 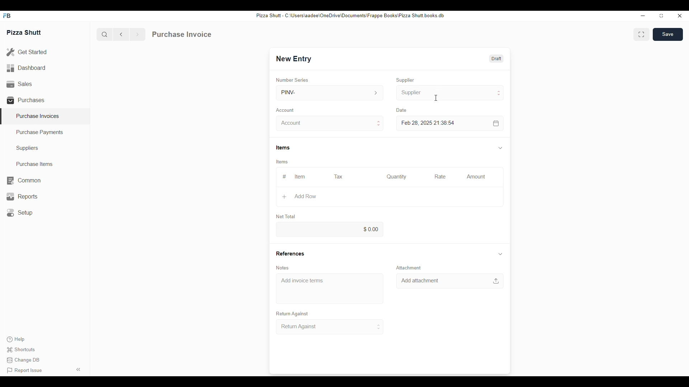 What do you see at coordinates (292, 314) in the screenshot?
I see `Return Against` at bounding box center [292, 314].